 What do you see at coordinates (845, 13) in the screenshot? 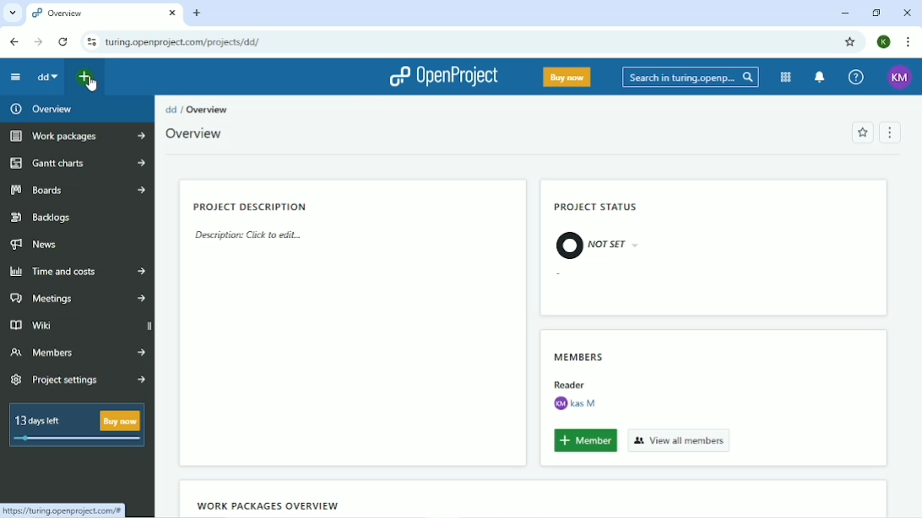
I see `Minimize` at bounding box center [845, 13].